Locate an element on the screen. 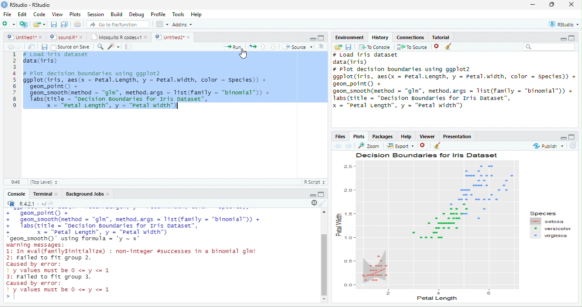 Image resolution: width=582 pixels, height=307 pixels. save is located at coordinates (348, 47).